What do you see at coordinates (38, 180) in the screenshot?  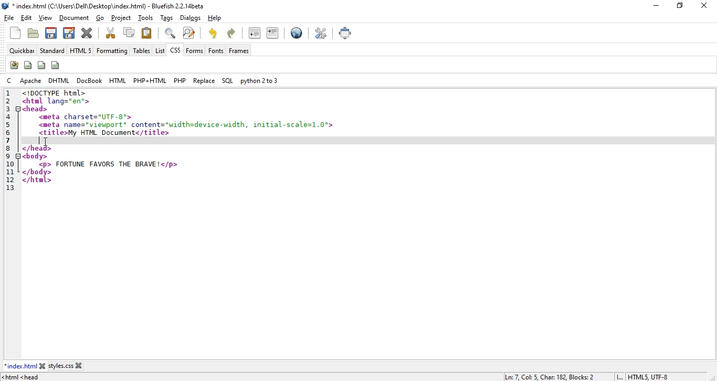 I see `</html>` at bounding box center [38, 180].